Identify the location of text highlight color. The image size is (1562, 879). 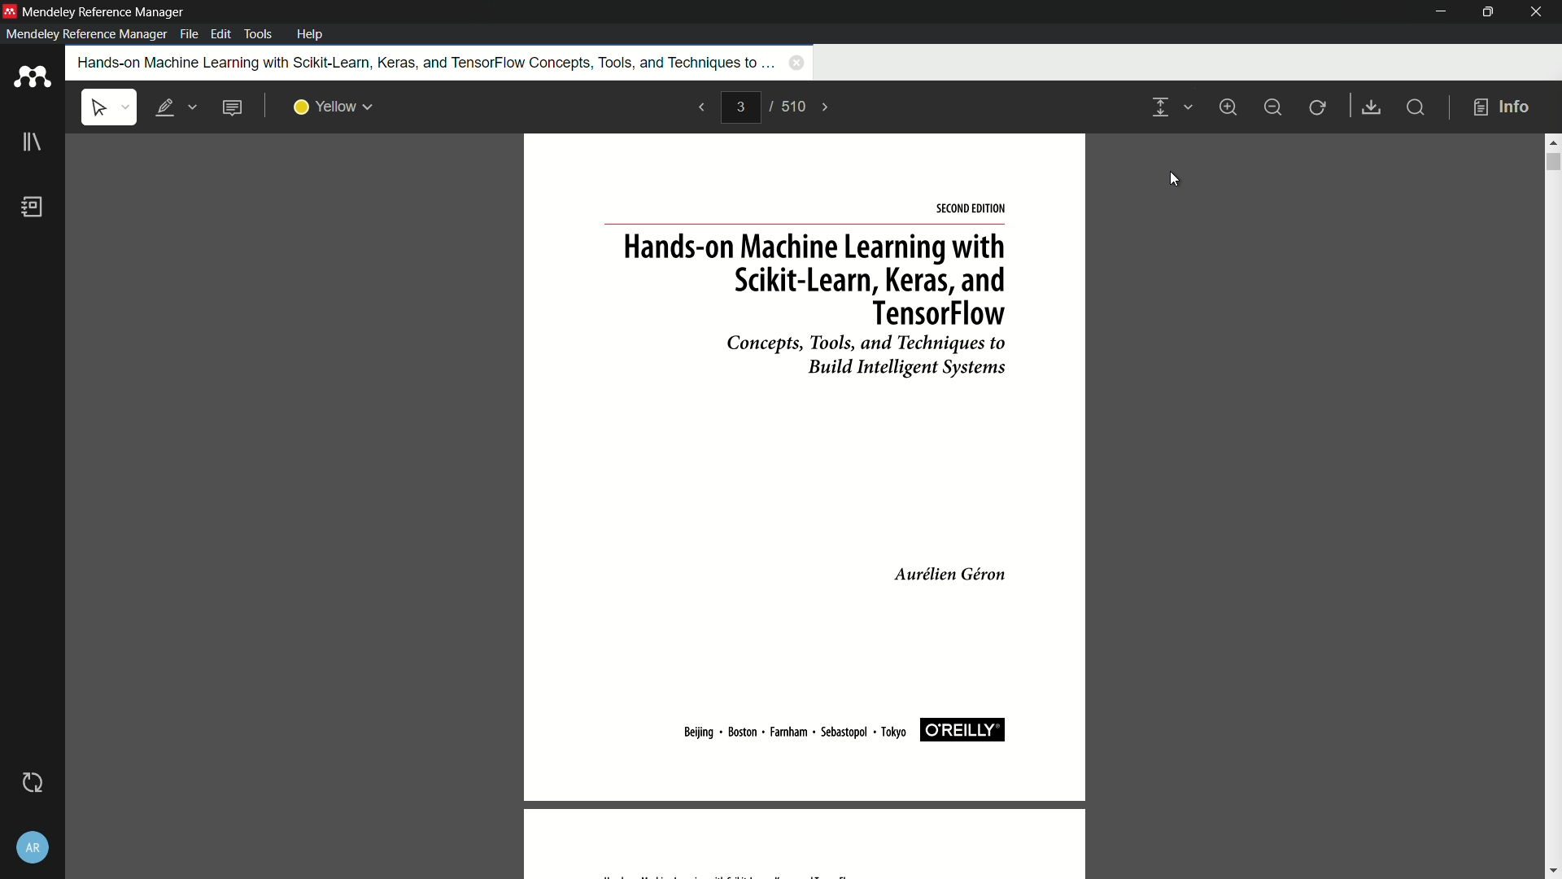
(334, 108).